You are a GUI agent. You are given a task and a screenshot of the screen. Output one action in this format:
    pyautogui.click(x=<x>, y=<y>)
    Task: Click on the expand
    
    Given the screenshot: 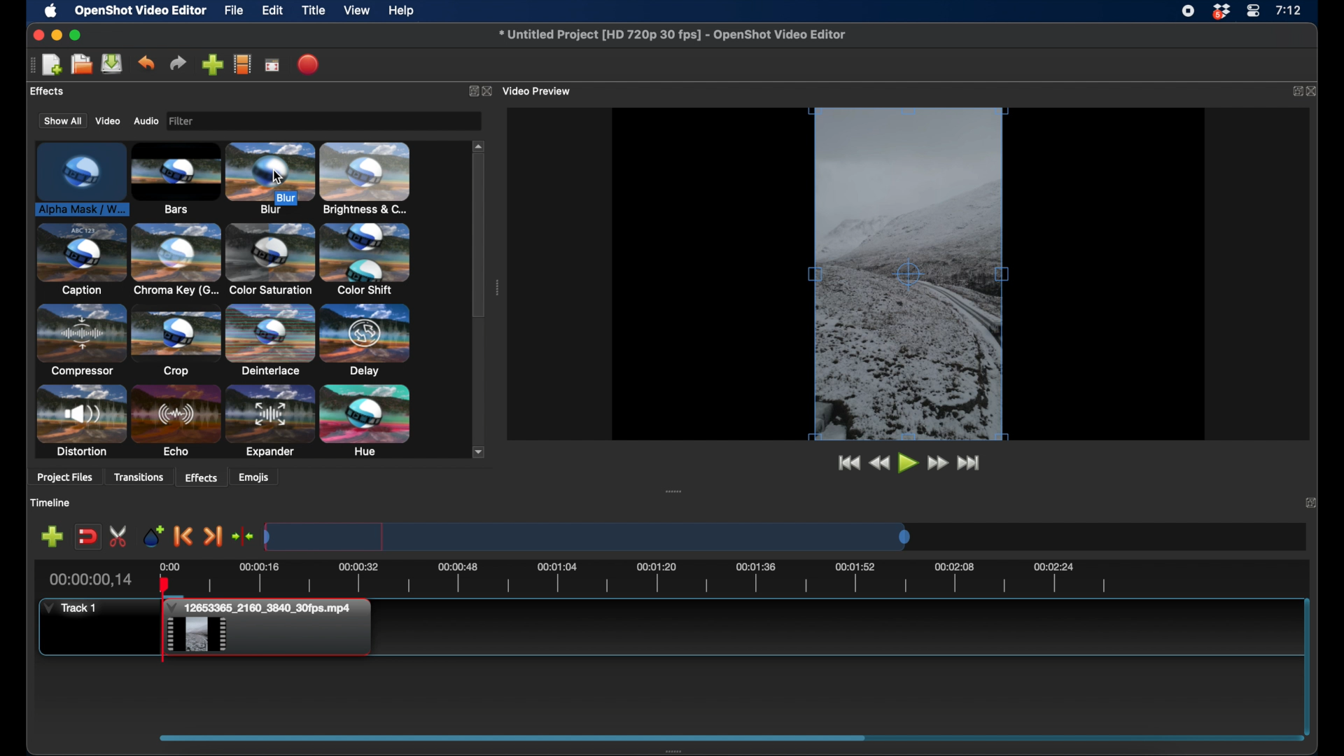 What is the action you would take?
    pyautogui.click(x=1310, y=502)
    